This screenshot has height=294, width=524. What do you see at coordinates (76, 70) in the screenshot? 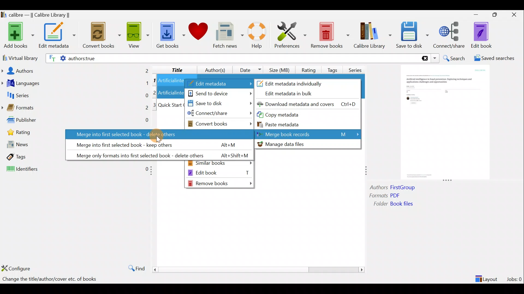
I see `Authors` at bounding box center [76, 70].